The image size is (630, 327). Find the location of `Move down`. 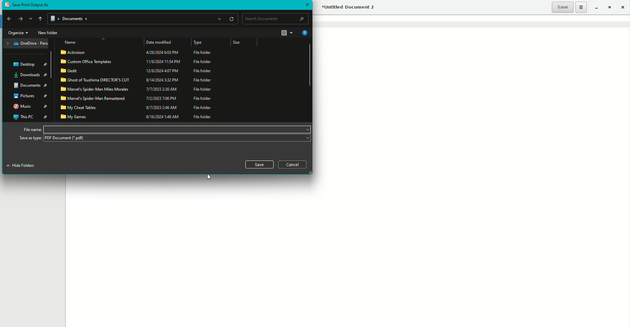

Move down is located at coordinates (31, 19).